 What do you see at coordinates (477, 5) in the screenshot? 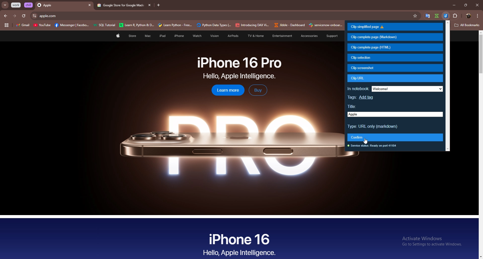
I see `close` at bounding box center [477, 5].